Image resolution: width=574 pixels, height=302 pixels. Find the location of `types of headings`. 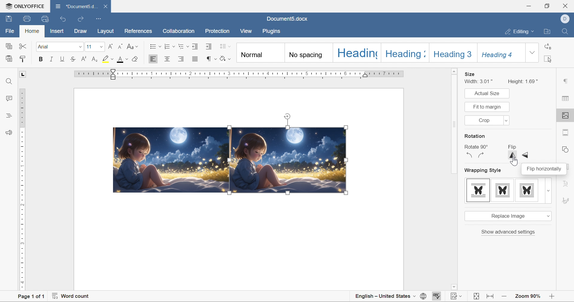

types of headings is located at coordinates (379, 53).